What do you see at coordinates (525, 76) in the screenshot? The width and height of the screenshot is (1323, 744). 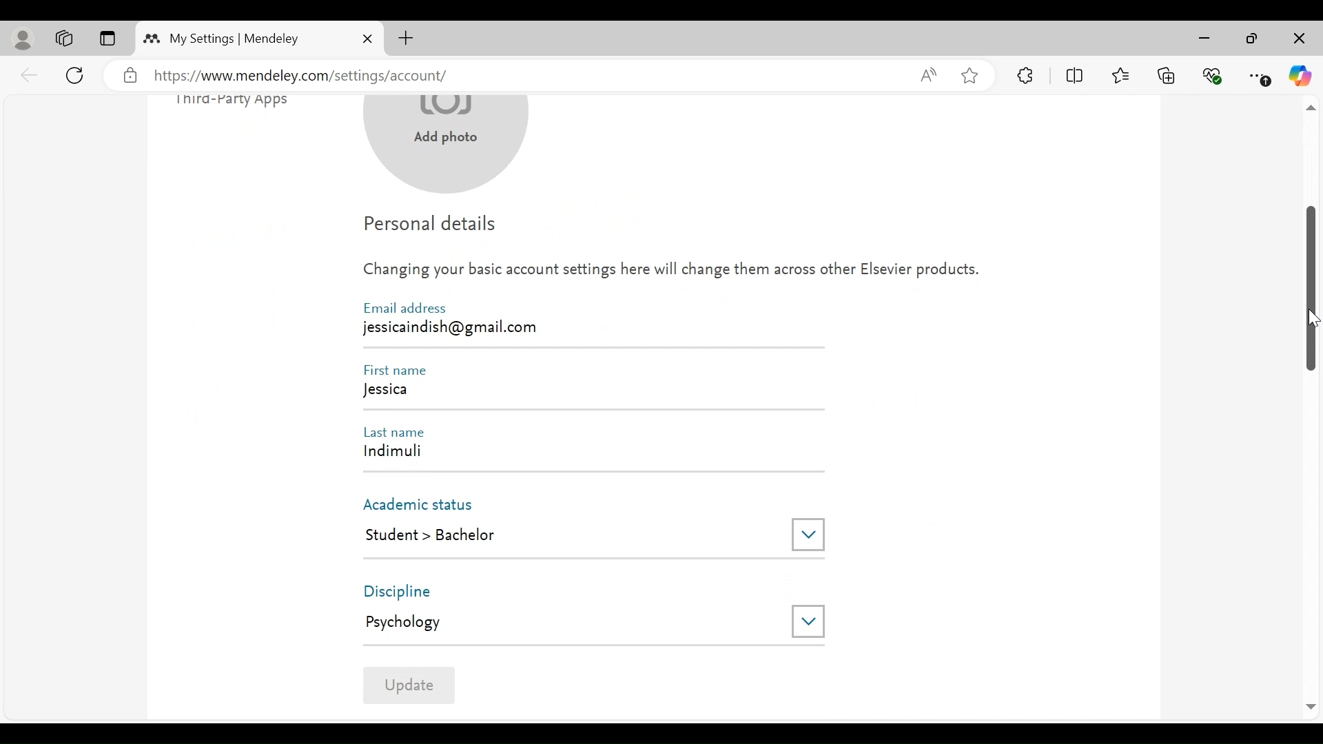 I see `https://www.mendeley.com/settings/account/` at bounding box center [525, 76].